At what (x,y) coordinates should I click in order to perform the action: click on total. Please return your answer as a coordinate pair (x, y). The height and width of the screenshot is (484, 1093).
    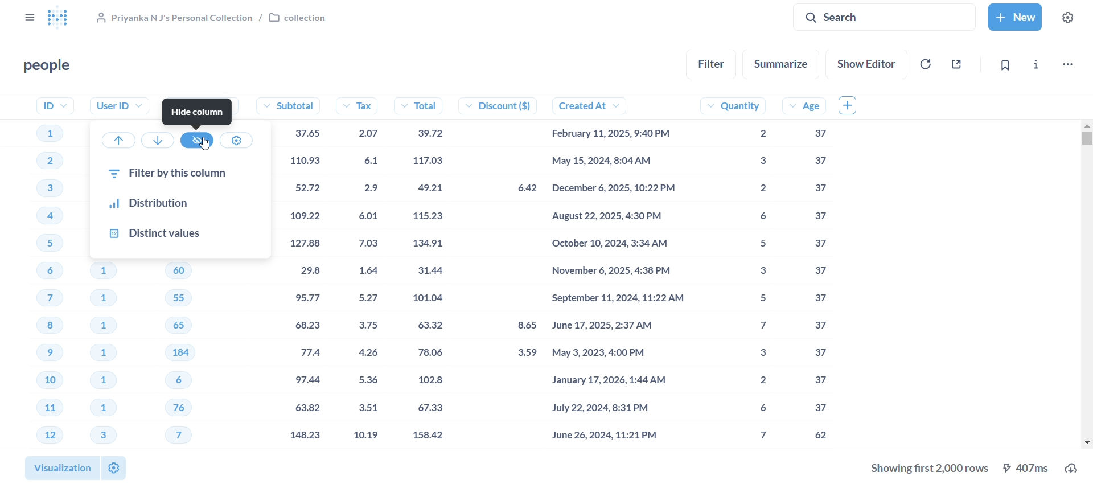
    Looking at the image, I should click on (429, 271).